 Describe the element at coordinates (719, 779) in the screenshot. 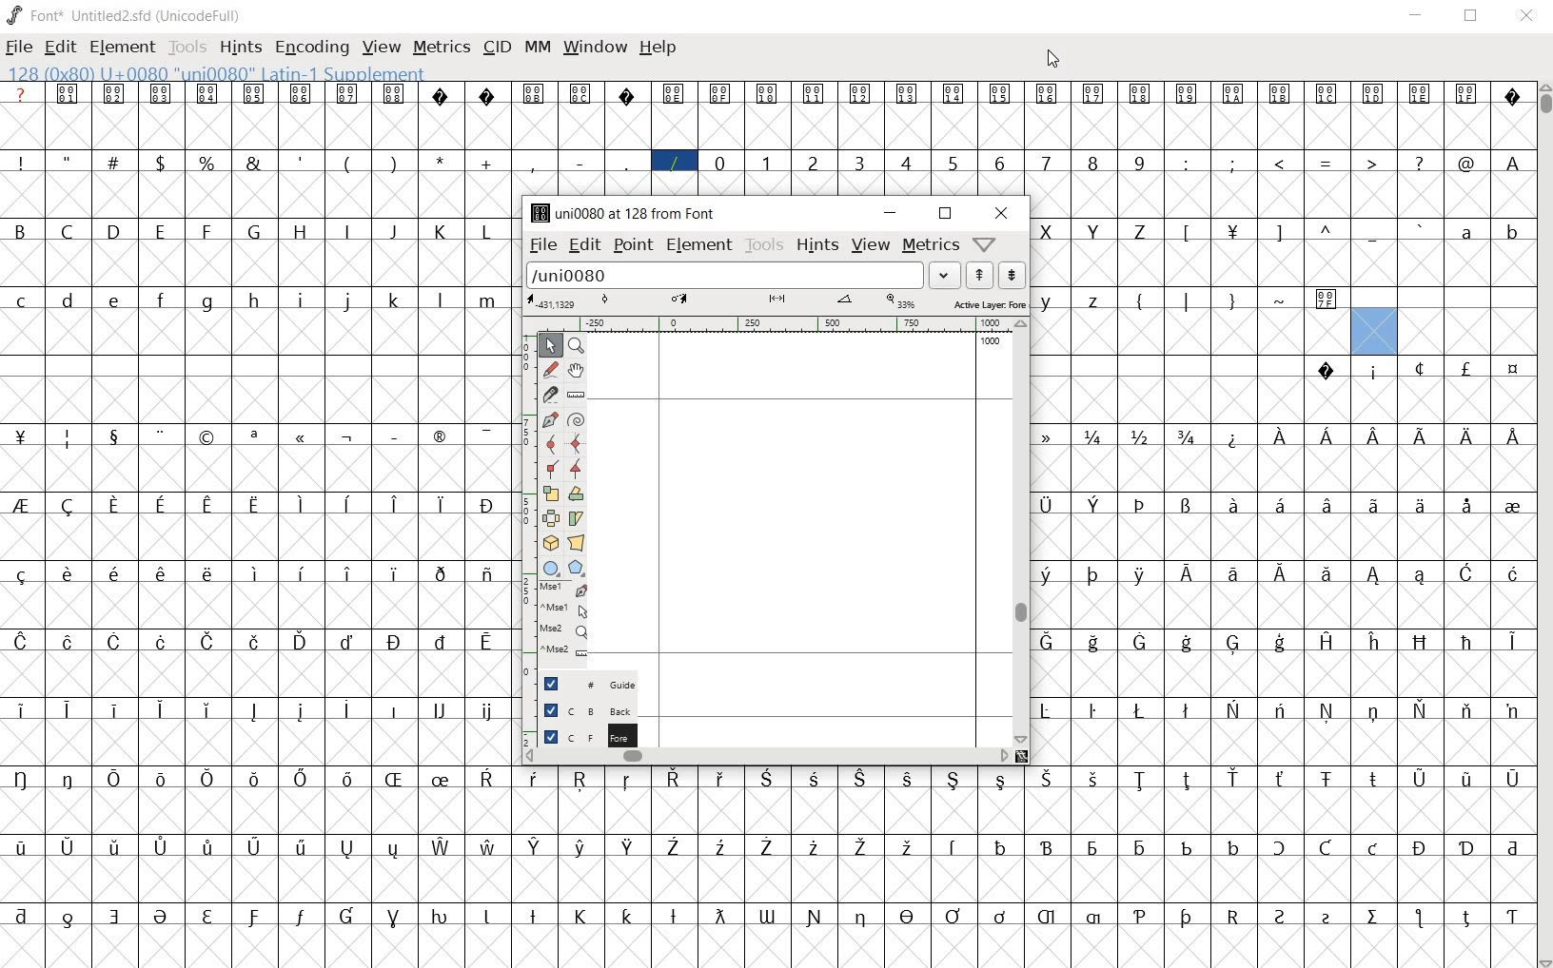

I see `glyph` at that location.